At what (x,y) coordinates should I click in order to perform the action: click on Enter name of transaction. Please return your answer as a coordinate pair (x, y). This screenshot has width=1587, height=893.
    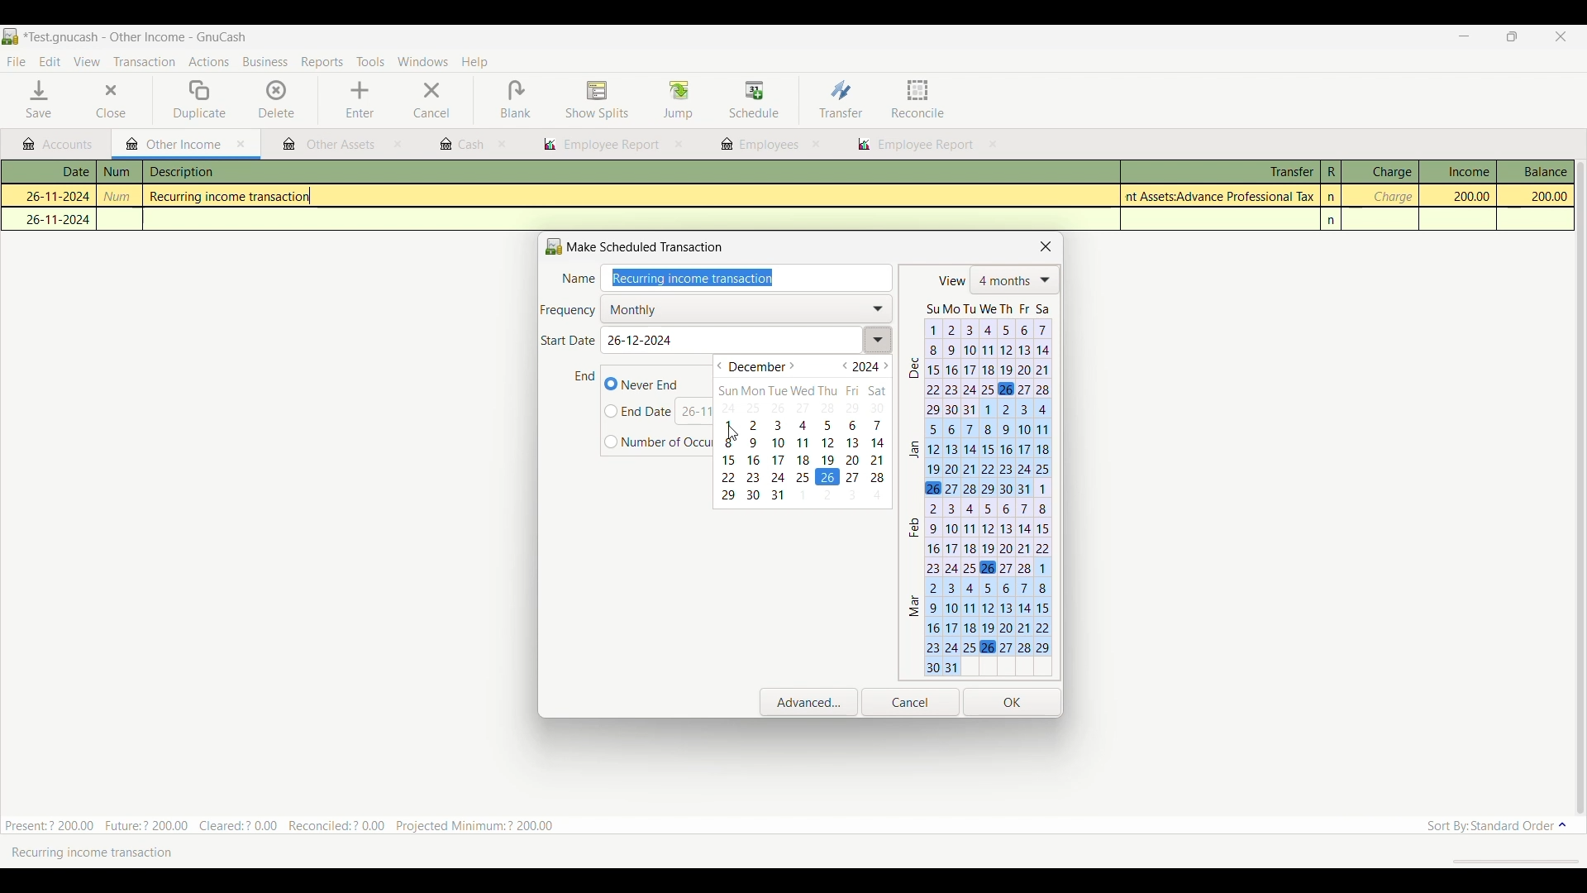
    Looking at the image, I should click on (751, 279).